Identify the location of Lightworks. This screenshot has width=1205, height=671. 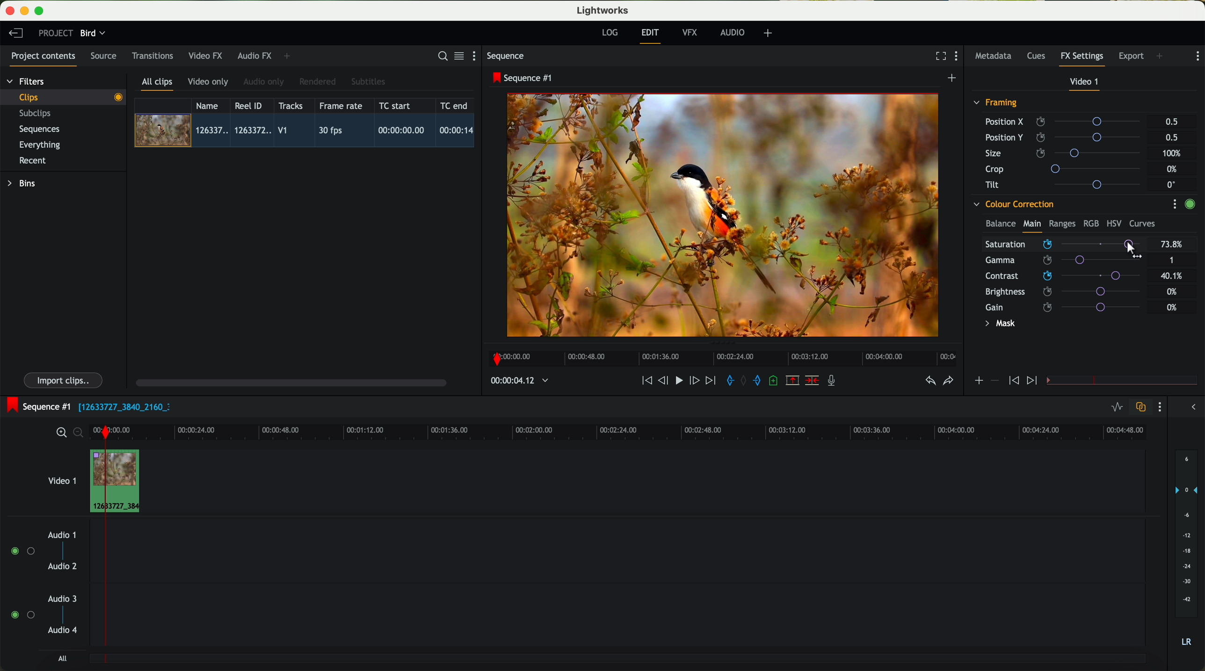
(603, 10).